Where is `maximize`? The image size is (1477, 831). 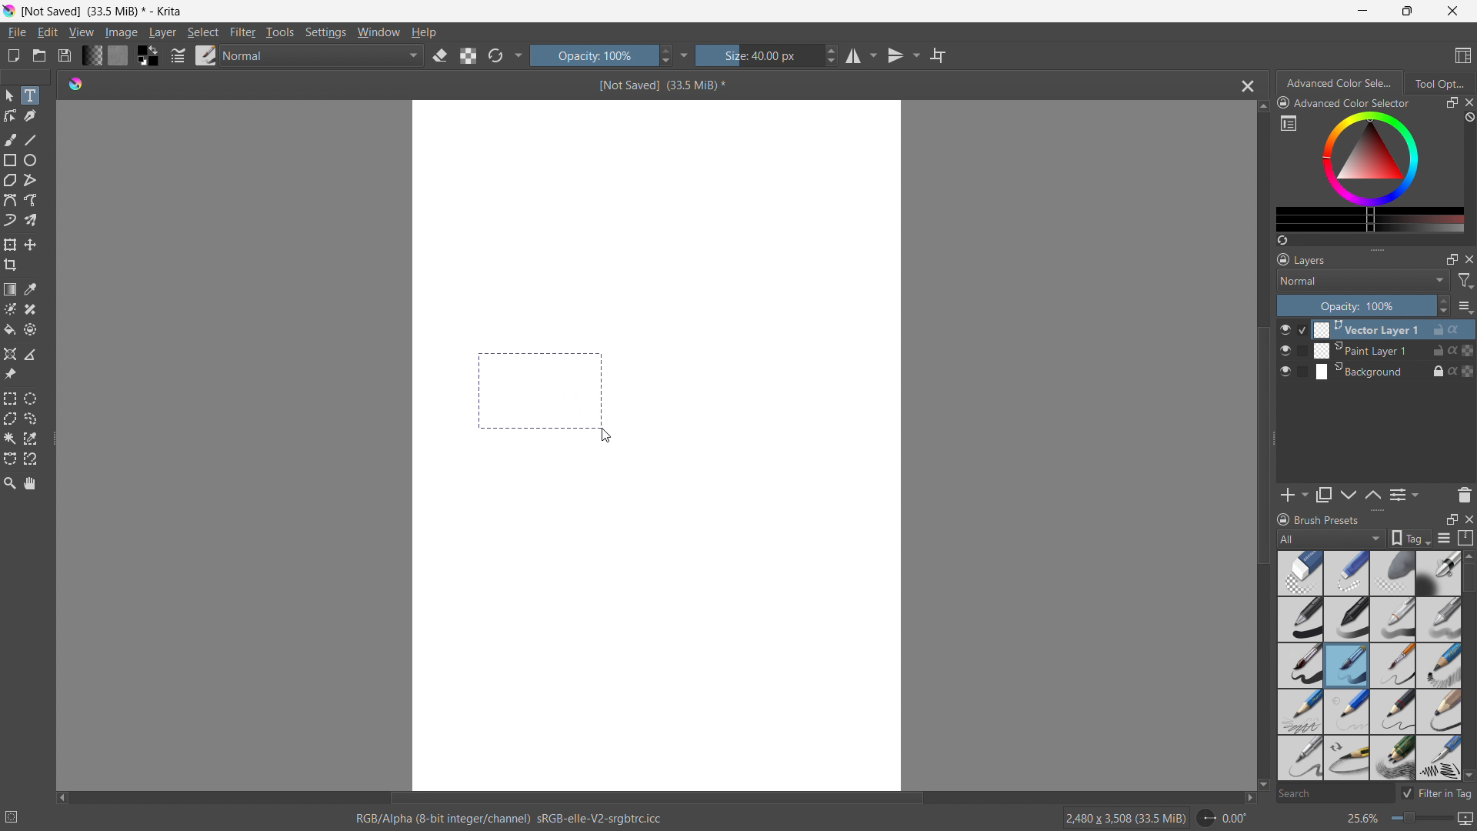 maximize is located at coordinates (1451, 103).